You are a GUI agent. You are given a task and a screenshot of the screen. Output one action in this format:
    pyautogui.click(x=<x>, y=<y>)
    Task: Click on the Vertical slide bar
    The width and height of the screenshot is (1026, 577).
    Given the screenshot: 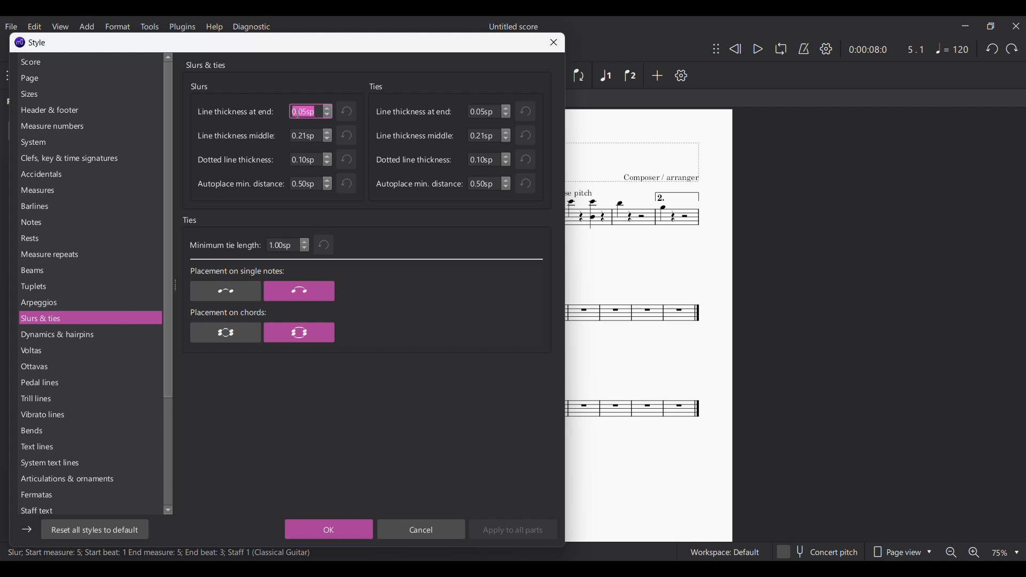 What is the action you would take?
    pyautogui.click(x=166, y=284)
    